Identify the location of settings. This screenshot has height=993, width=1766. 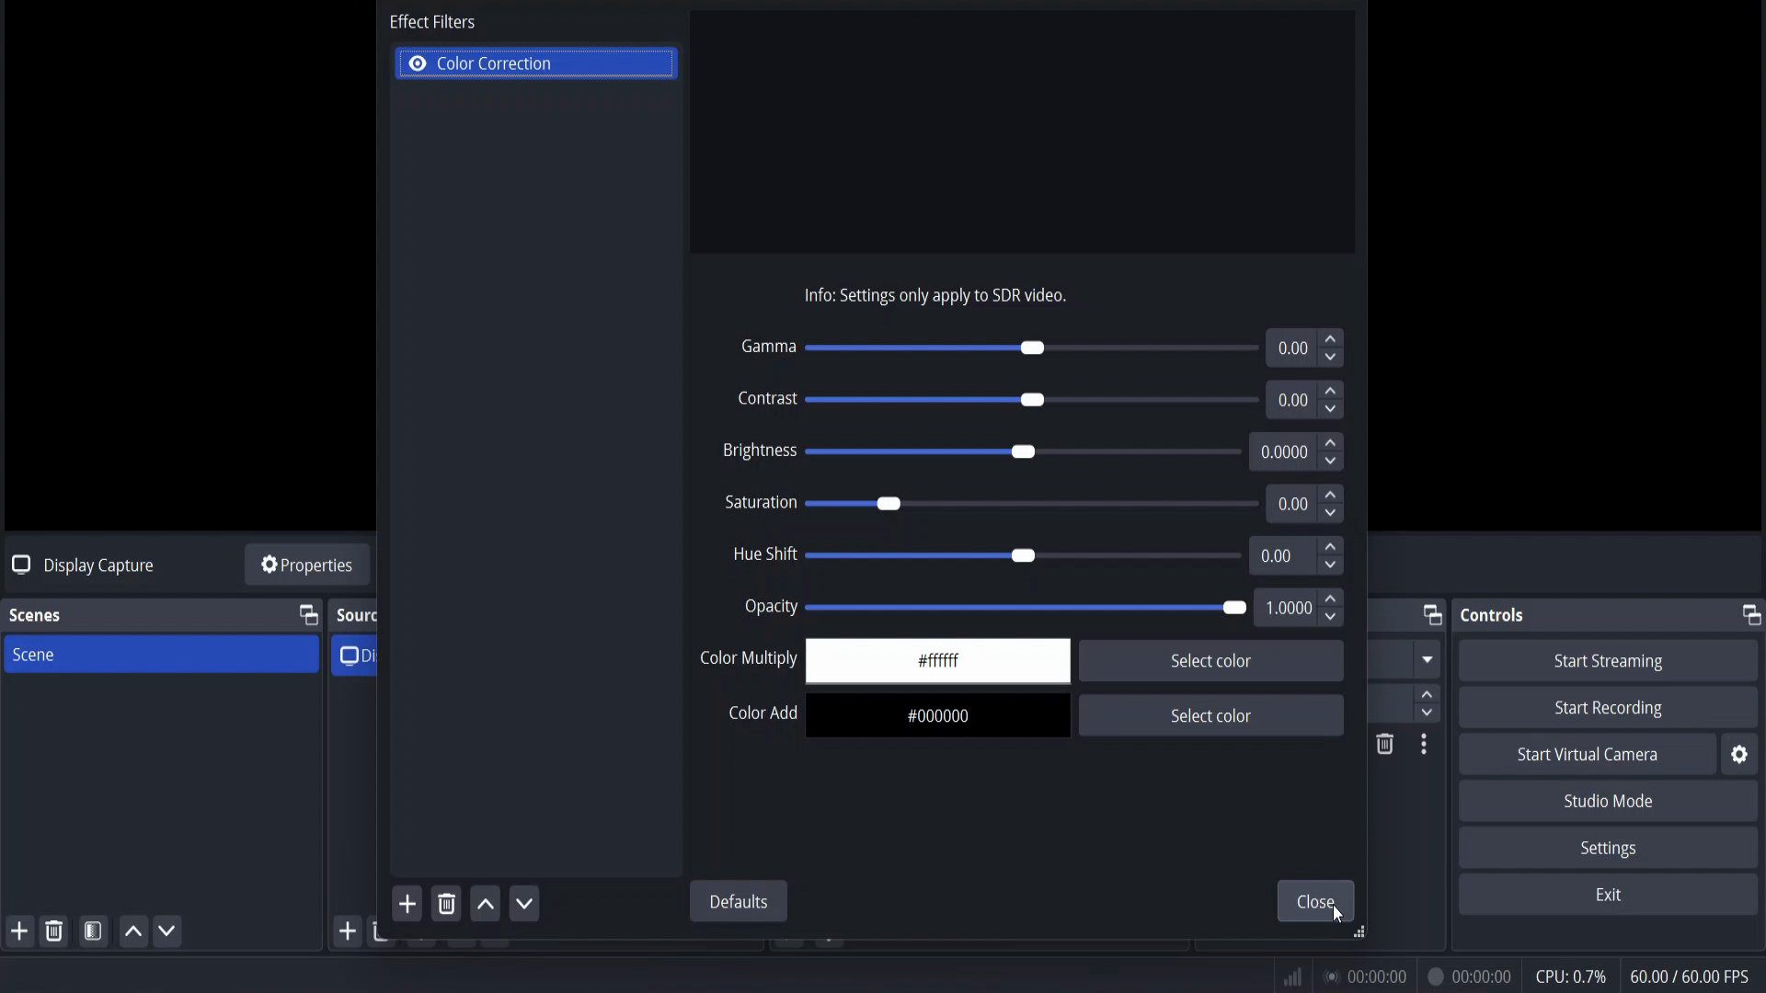
(1739, 755).